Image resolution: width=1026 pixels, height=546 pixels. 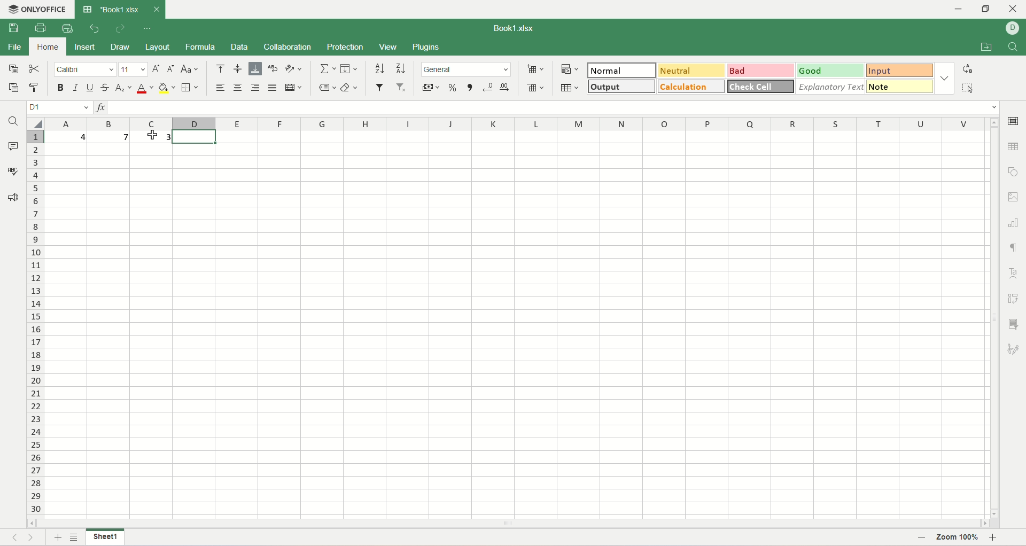 I want to click on paste, so click(x=37, y=88).